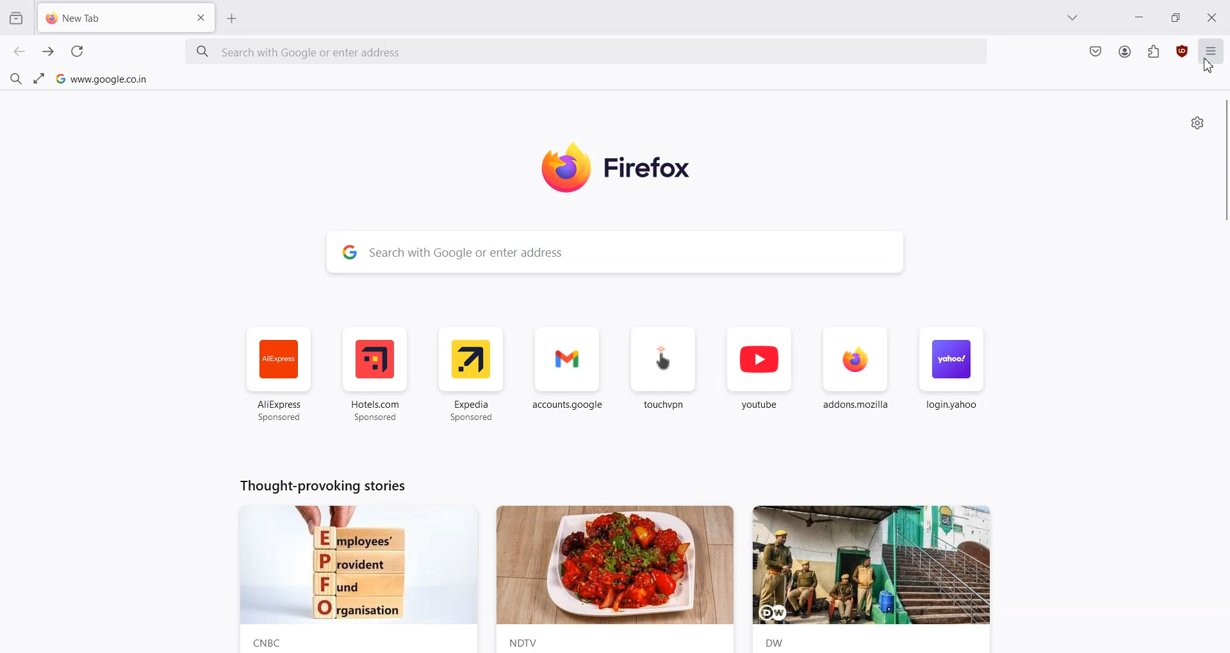 Image resolution: width=1230 pixels, height=653 pixels. I want to click on Extensions, so click(1154, 51).